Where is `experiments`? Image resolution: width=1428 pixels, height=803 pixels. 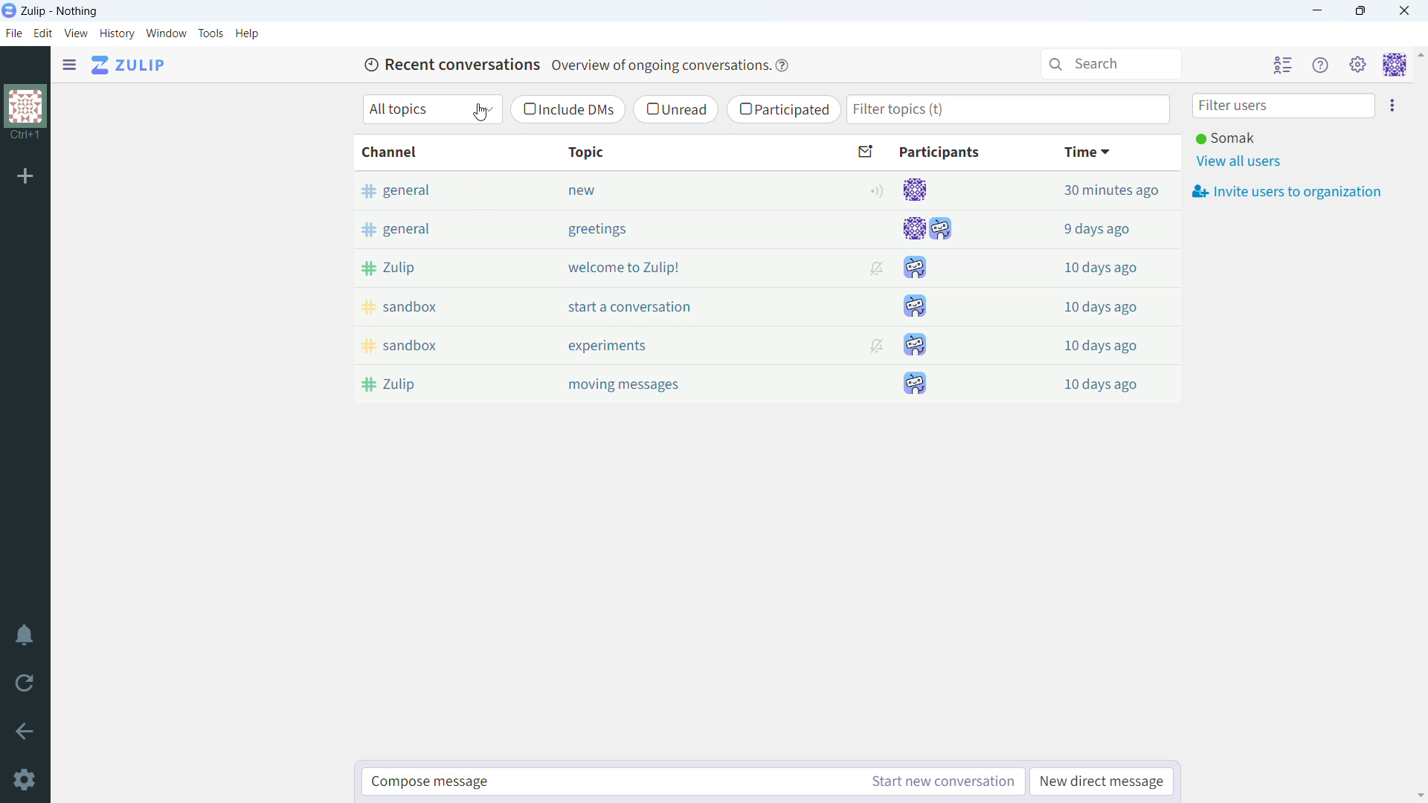 experiments is located at coordinates (664, 345).